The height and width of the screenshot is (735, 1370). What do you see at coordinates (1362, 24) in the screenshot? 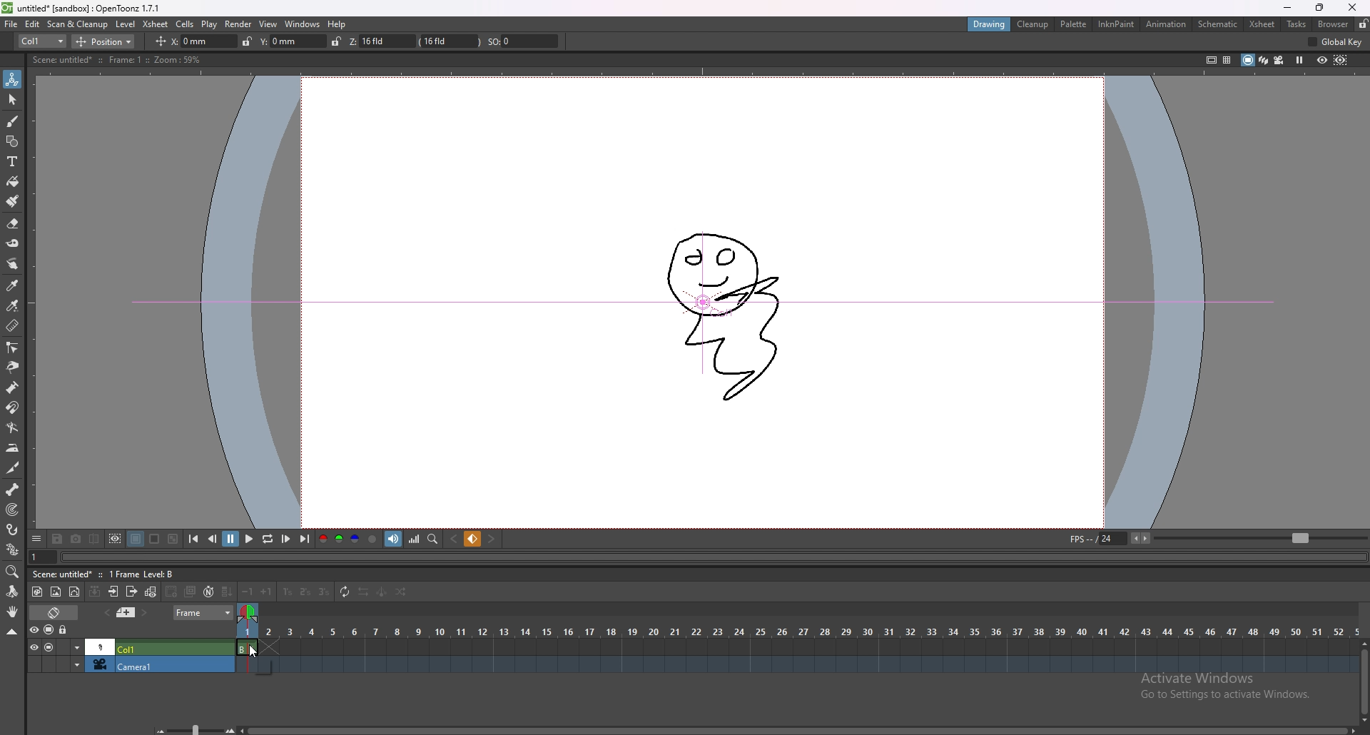
I see `lock` at bounding box center [1362, 24].